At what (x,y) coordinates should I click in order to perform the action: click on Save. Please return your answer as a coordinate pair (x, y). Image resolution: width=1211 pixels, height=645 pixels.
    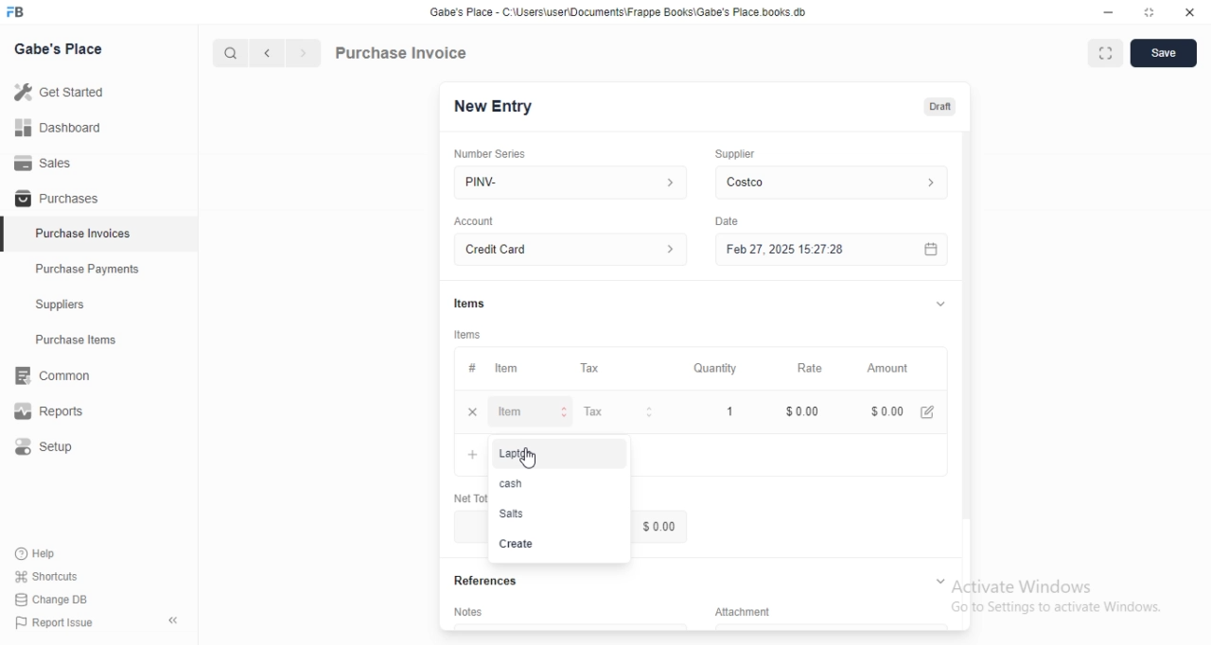
    Looking at the image, I should click on (1164, 53).